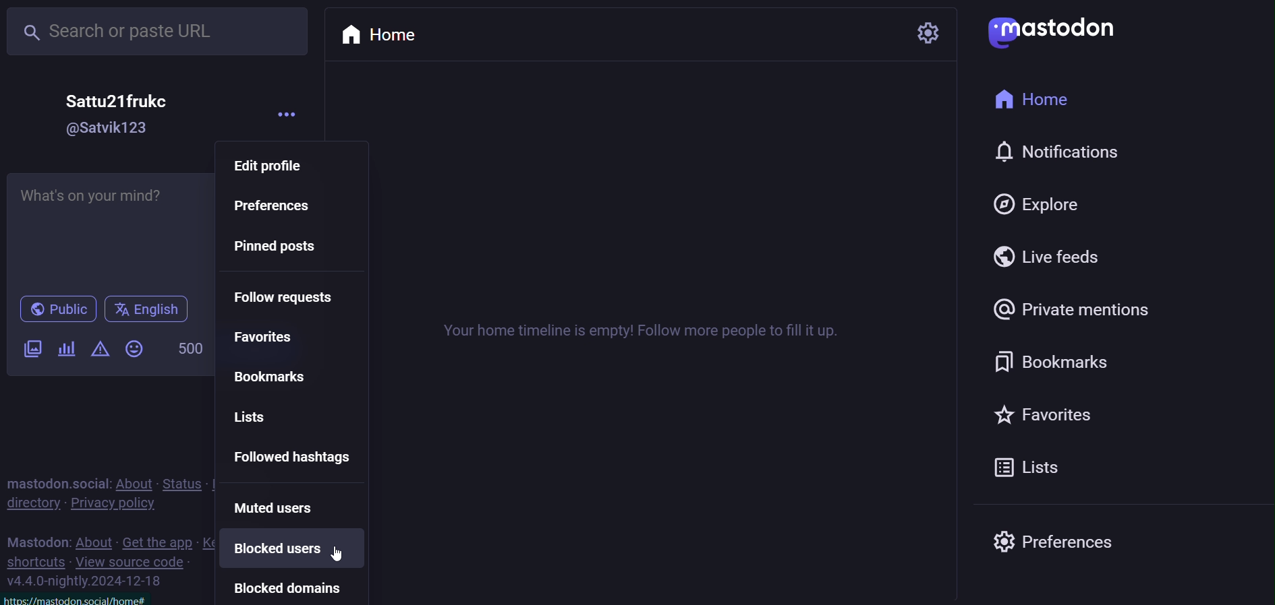 This screenshot has width=1275, height=605. Describe the element at coordinates (1056, 256) in the screenshot. I see `live feeds` at that location.